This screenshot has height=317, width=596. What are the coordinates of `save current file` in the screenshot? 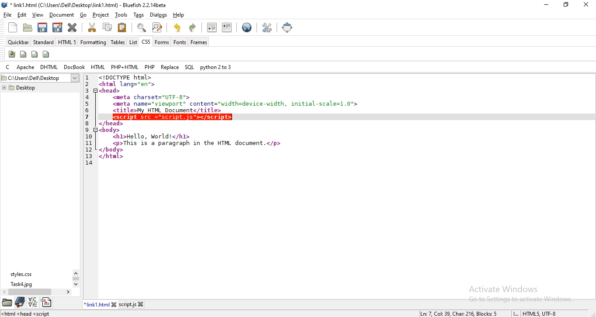 It's located at (42, 28).